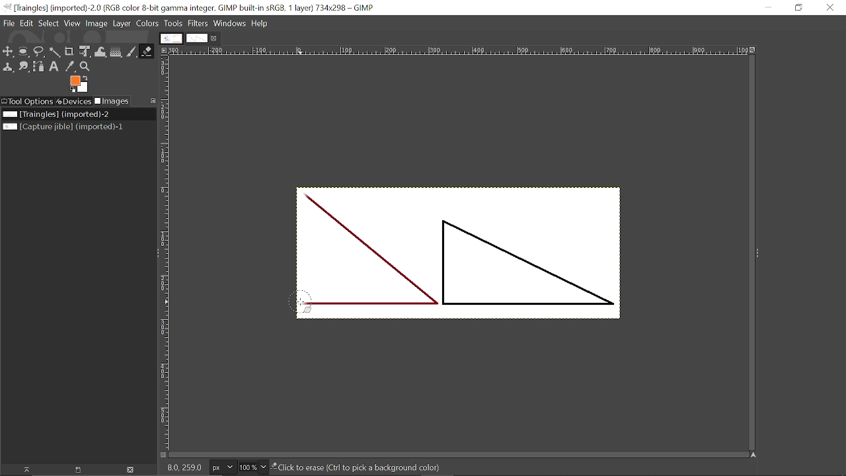  I want to click on Layer, so click(122, 24).